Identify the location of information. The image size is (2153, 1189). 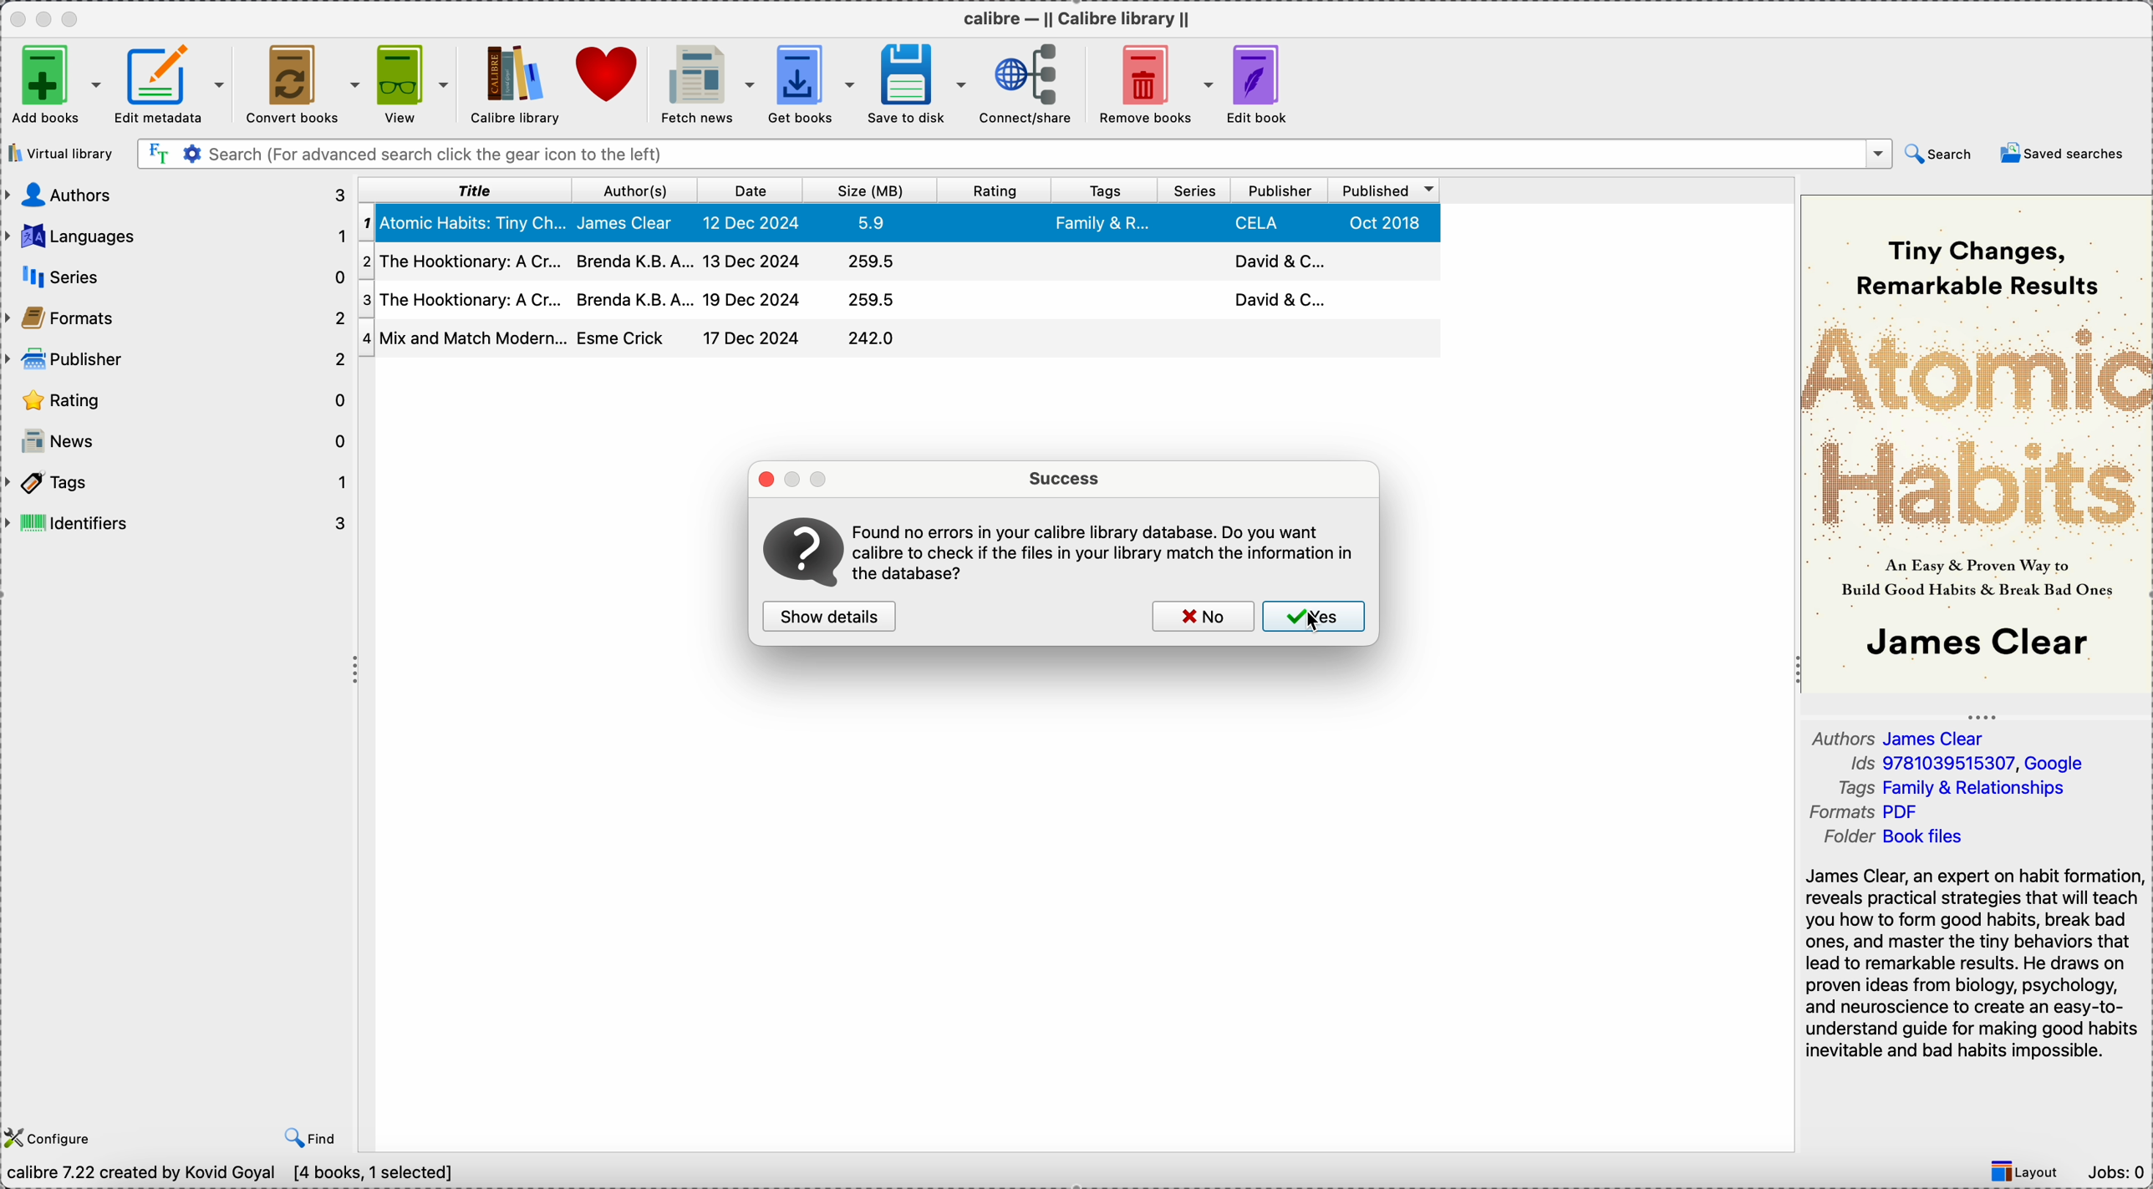
(1108, 557).